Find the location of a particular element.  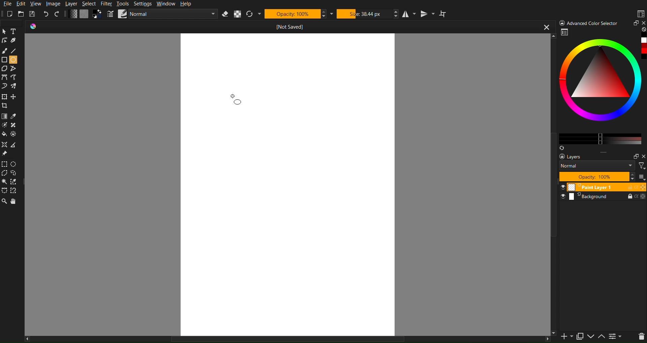

Free polygon is located at coordinates (13, 69).